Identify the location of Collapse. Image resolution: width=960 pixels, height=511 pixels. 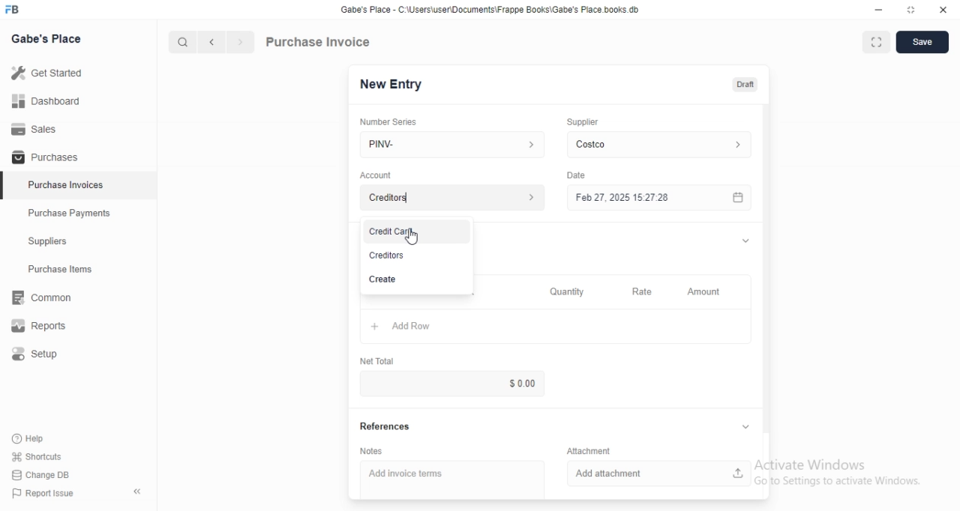
(137, 492).